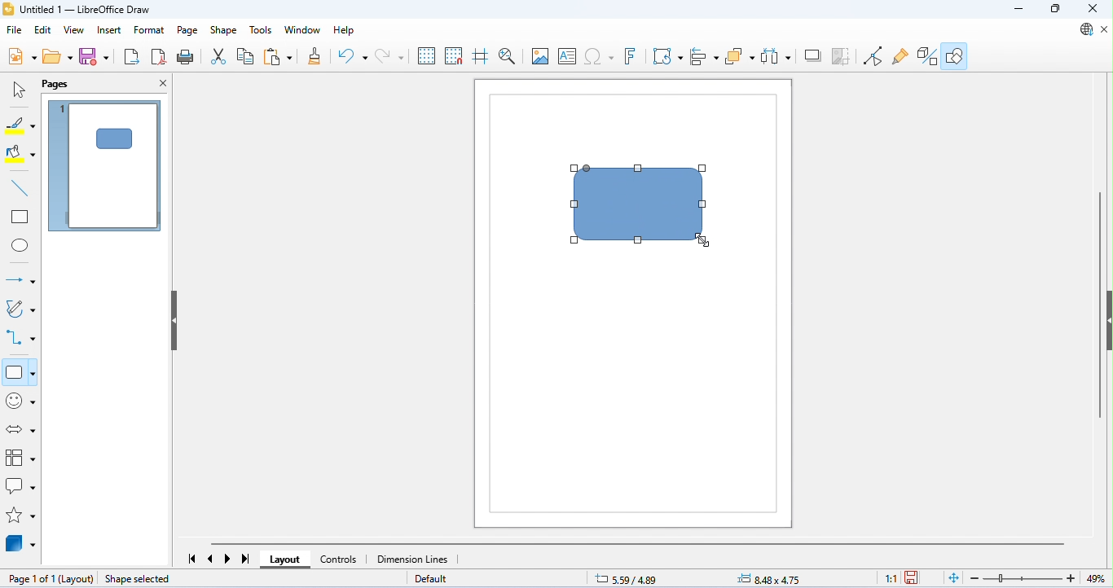  Describe the element at coordinates (113, 138) in the screenshot. I see `rounded rectangle appeared in current page` at that location.